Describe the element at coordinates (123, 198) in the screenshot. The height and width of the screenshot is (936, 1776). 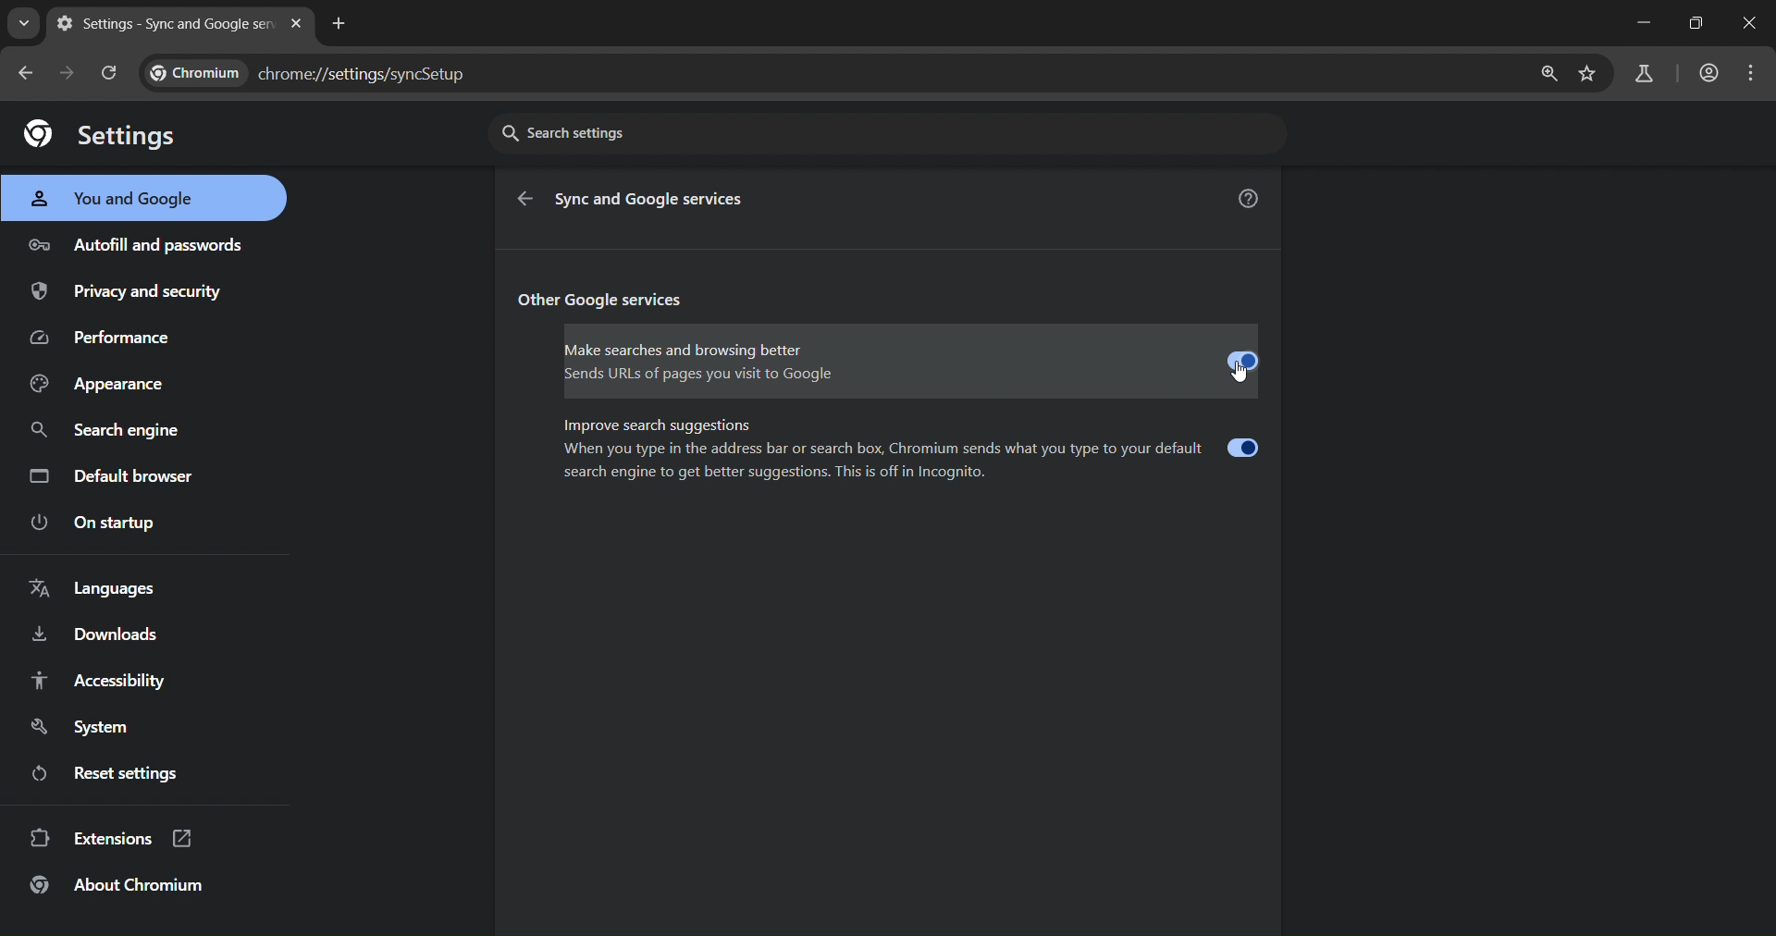
I see `you and google` at that location.